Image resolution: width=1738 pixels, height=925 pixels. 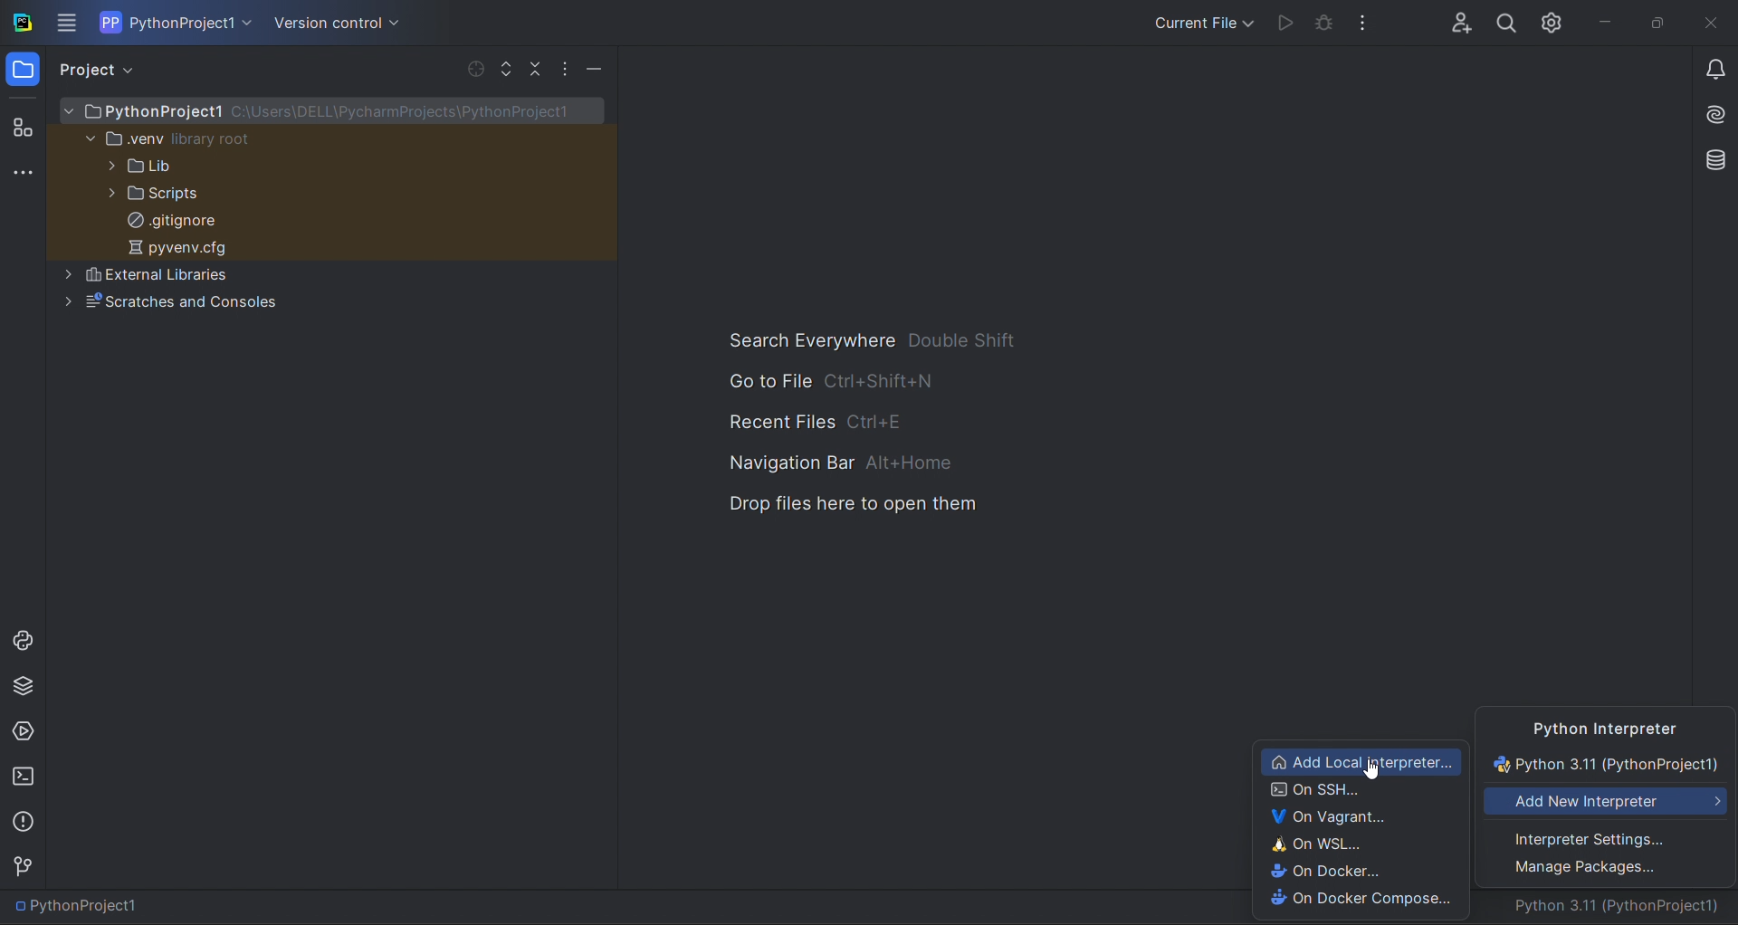 I want to click on services, so click(x=24, y=733).